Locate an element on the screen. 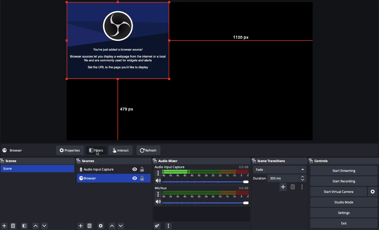 This screenshot has width=379, height=230. Start streaming is located at coordinates (342, 171).